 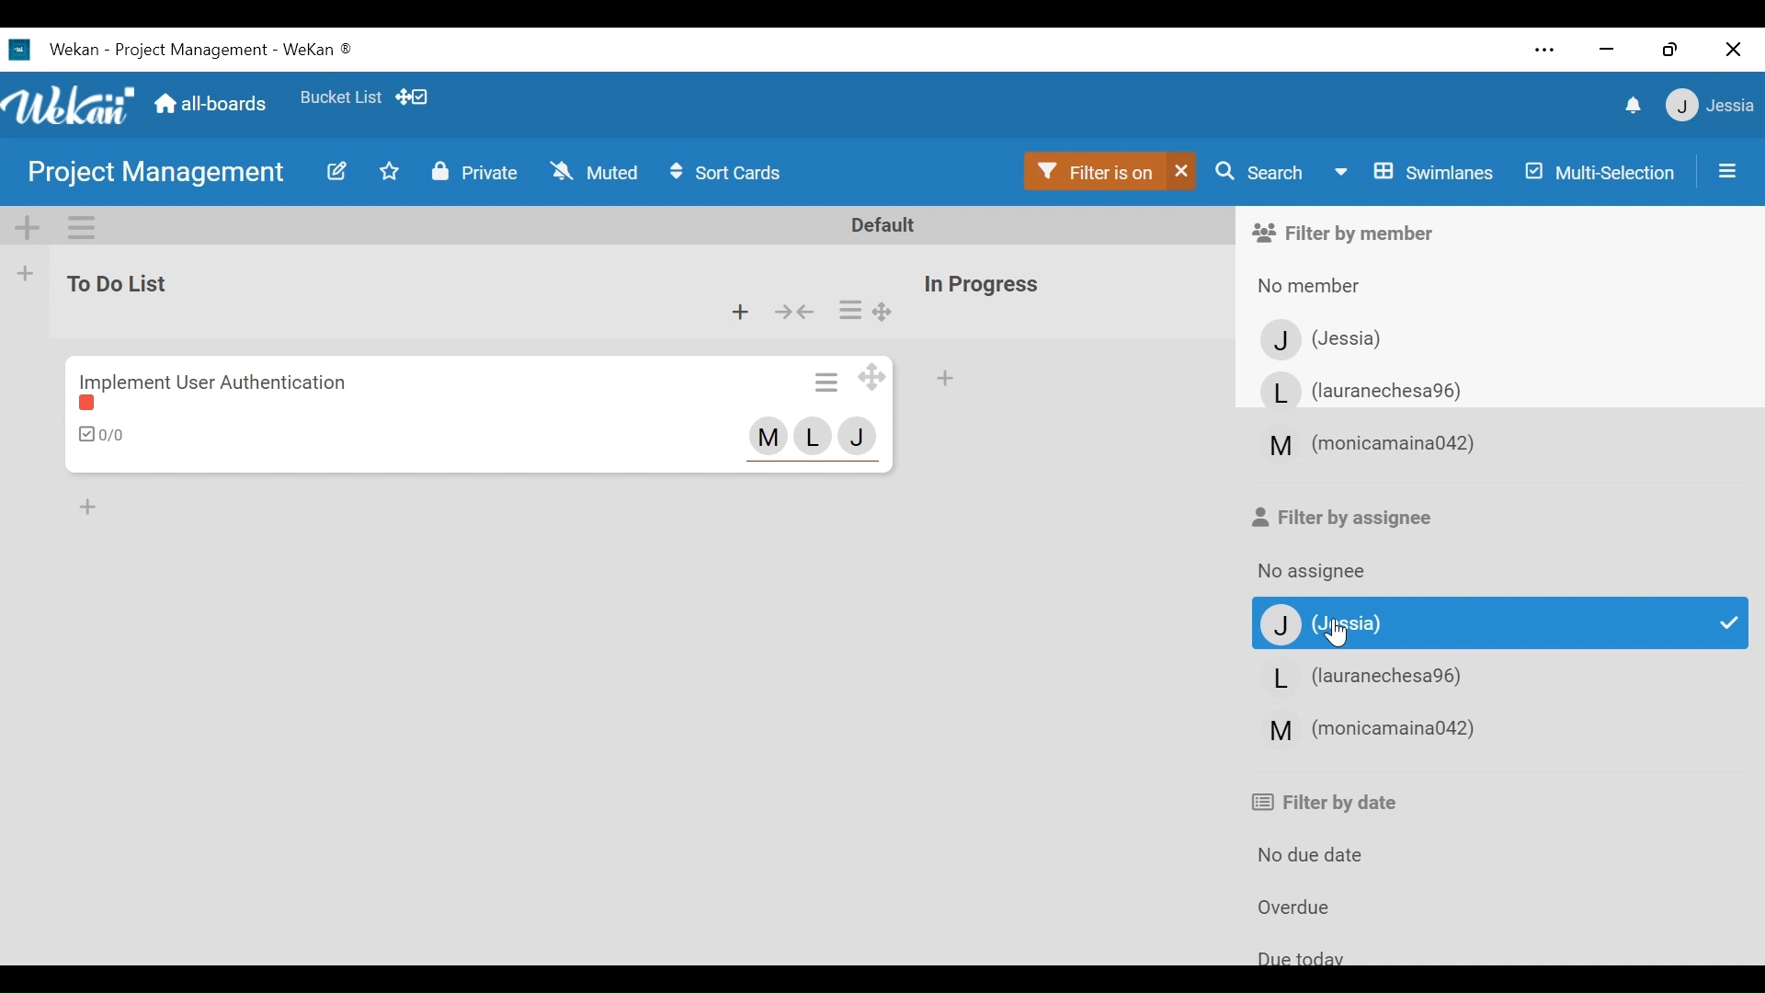 What do you see at coordinates (1365, 388) in the screenshot?
I see `Member` at bounding box center [1365, 388].